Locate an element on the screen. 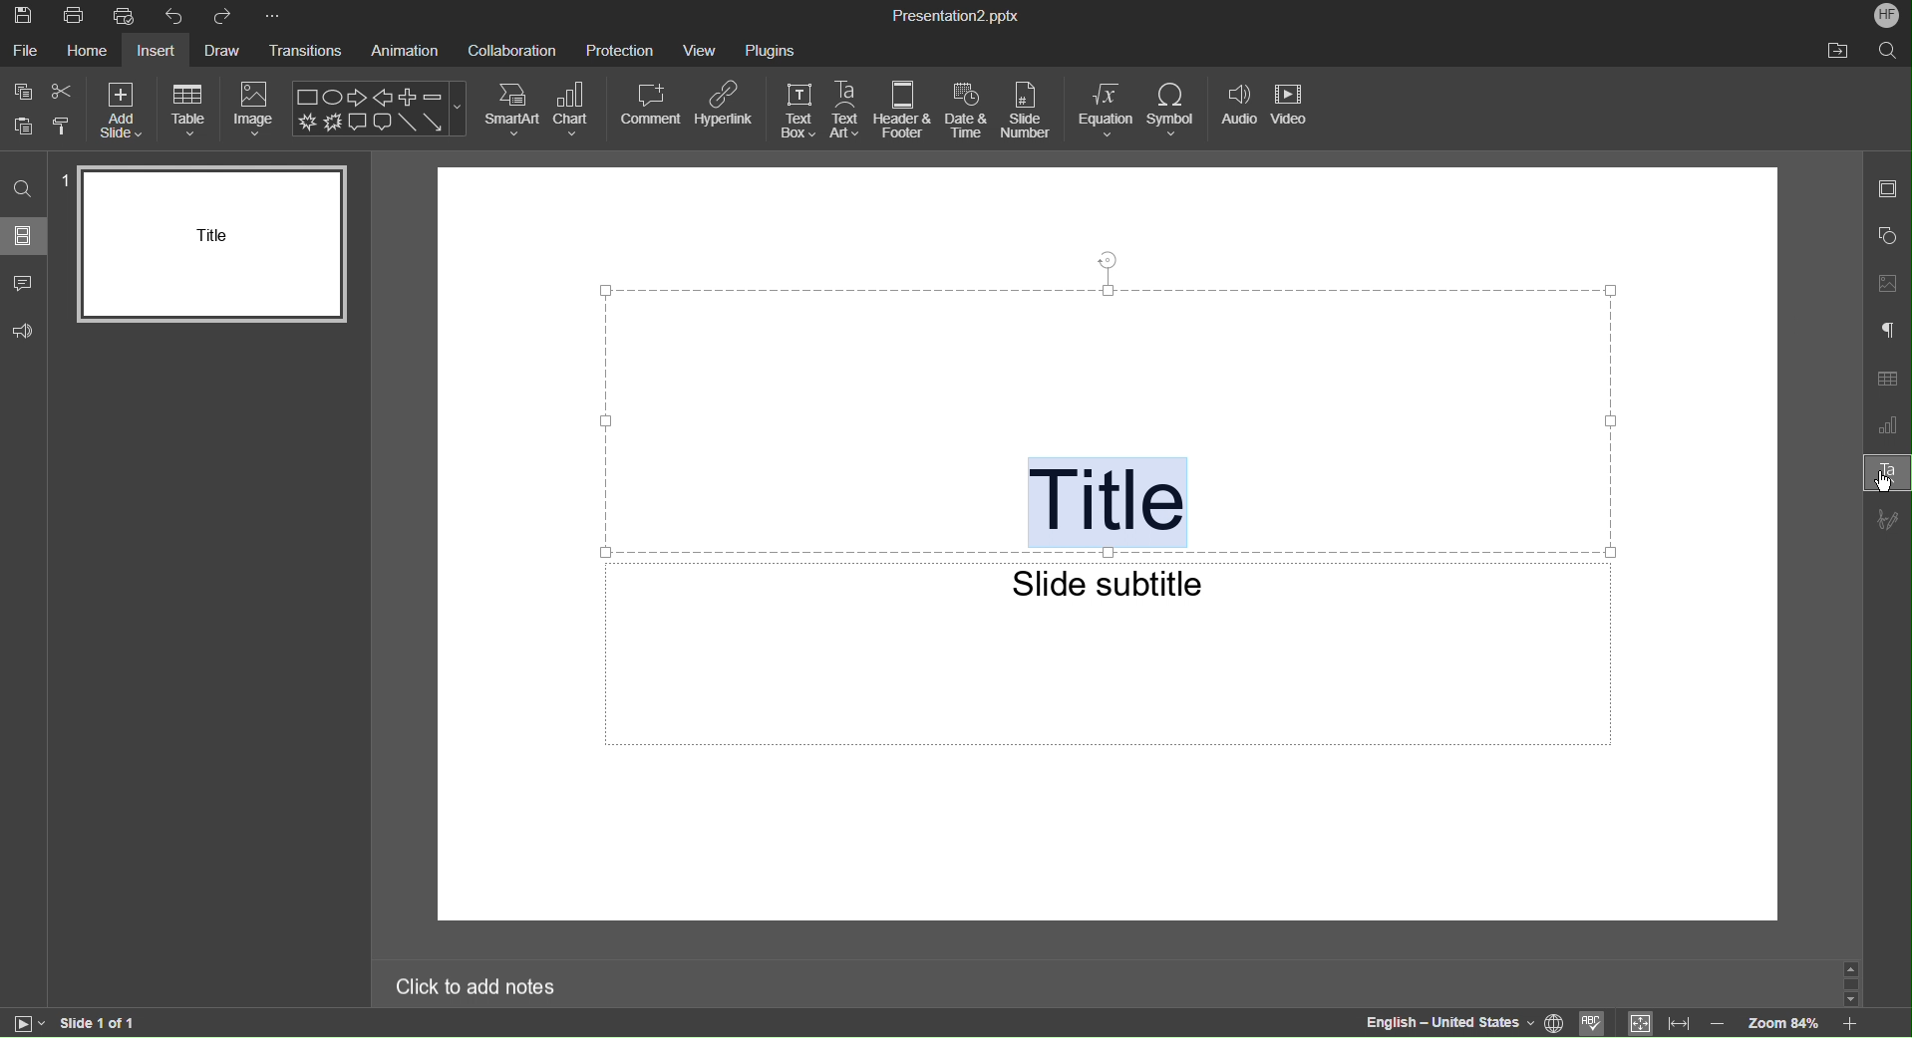 Image resolution: width=1912 pixels, height=1038 pixels. Copy Paste Options is located at coordinates (42, 111).